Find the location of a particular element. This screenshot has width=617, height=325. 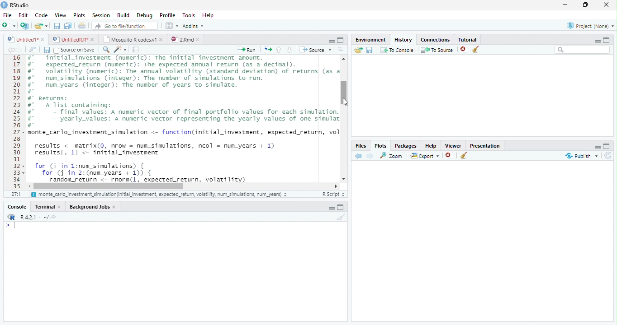

Full Height is located at coordinates (607, 39).